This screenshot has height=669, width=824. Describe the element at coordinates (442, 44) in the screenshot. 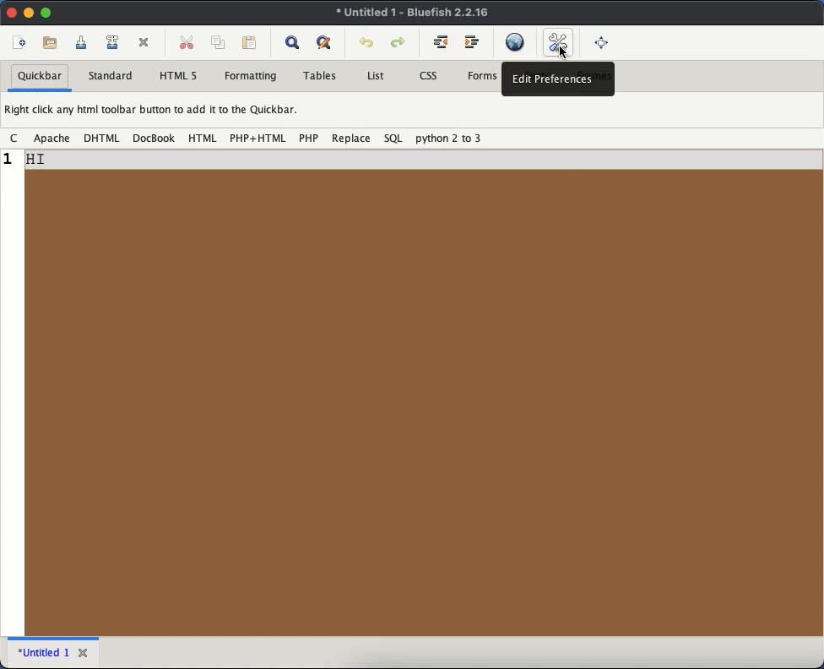

I see `unindent` at that location.